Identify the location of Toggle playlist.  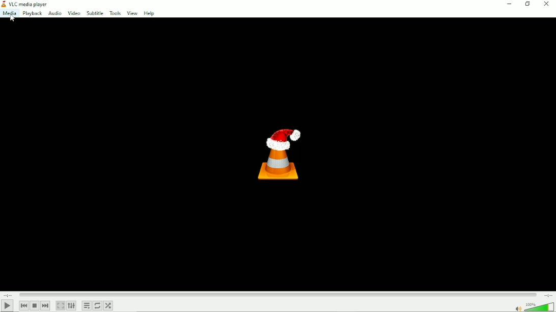
(86, 306).